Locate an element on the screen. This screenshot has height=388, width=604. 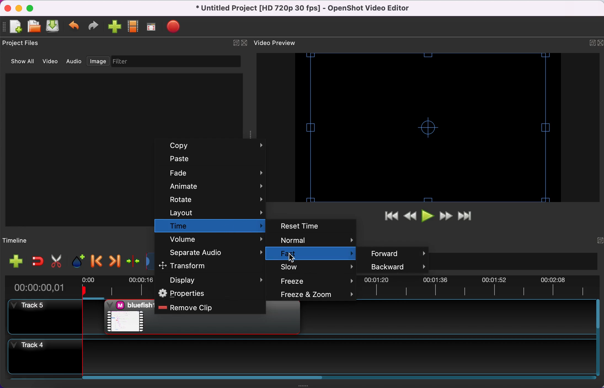
show all is located at coordinates (22, 63).